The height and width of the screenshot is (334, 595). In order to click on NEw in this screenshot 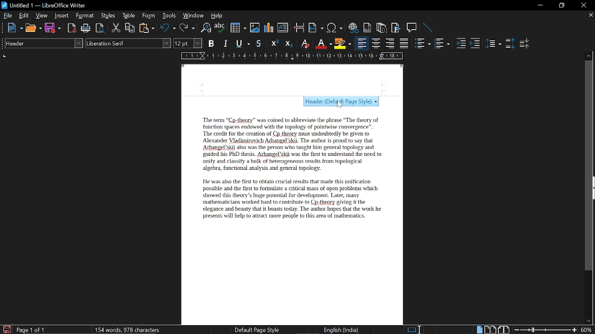, I will do `click(14, 28)`.